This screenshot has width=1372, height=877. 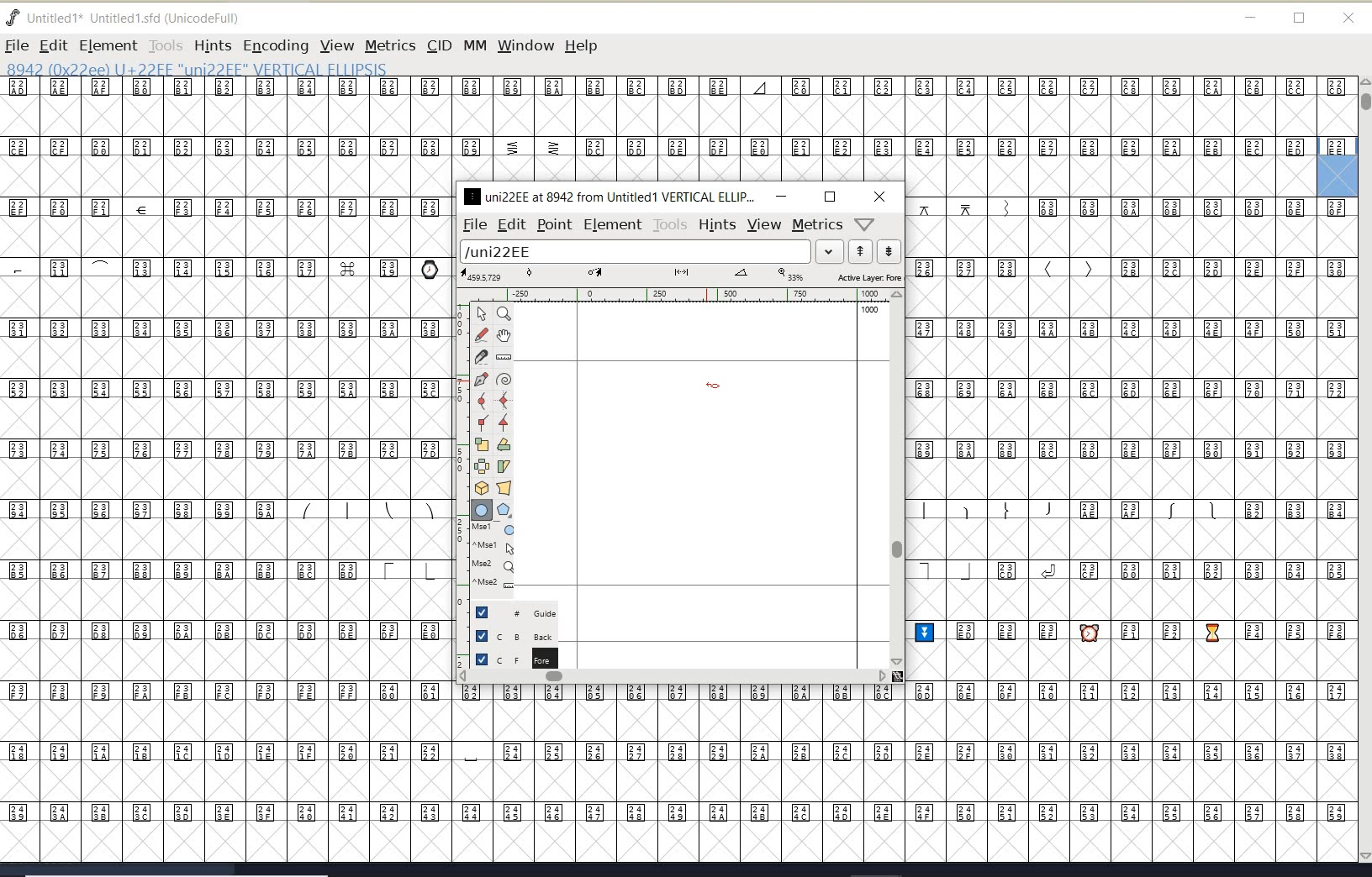 I want to click on scrollbar, so click(x=895, y=478).